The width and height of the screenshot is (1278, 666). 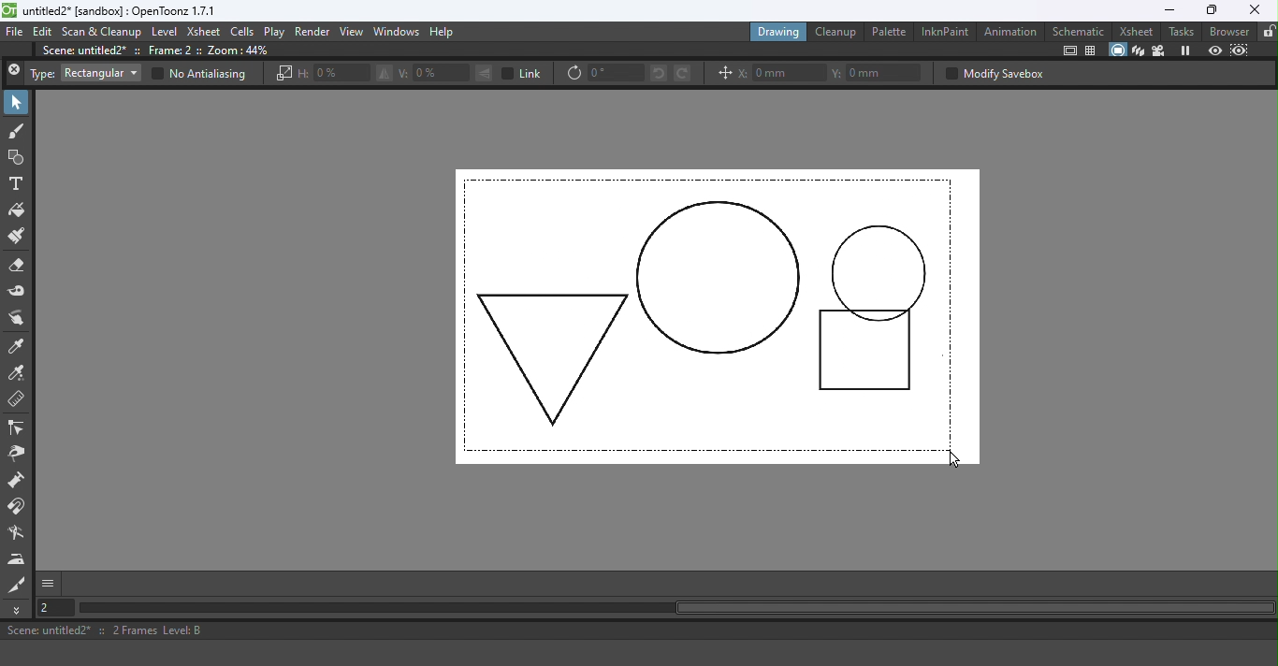 I want to click on Preview, so click(x=1214, y=50).